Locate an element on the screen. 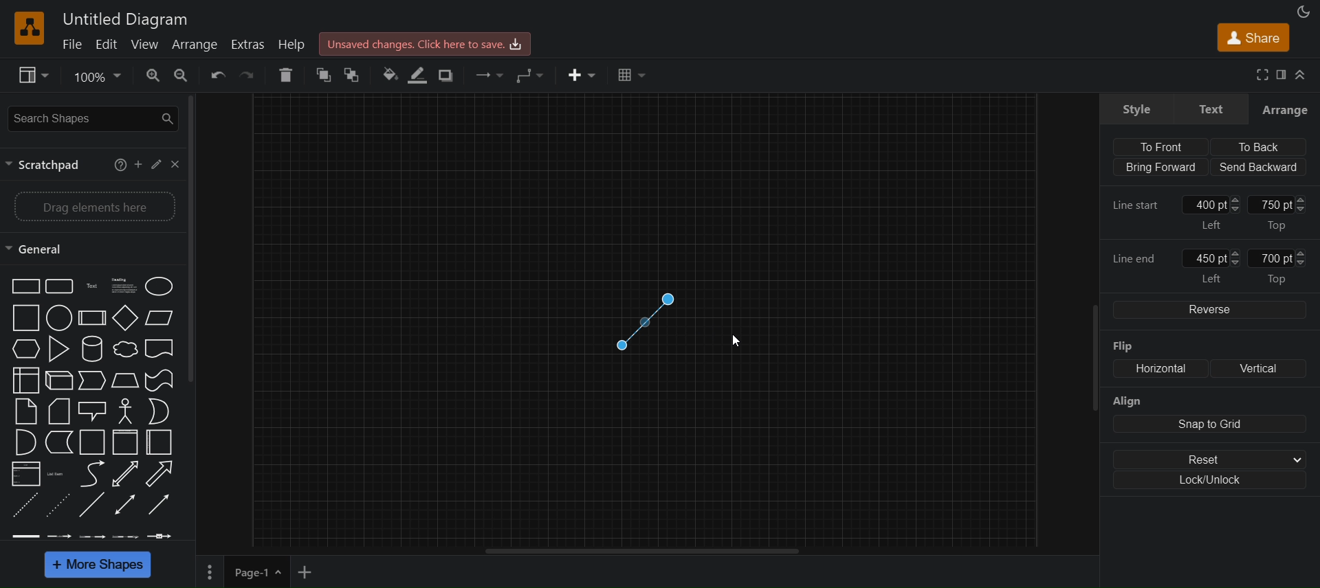 This screenshot has width=1320, height=588. Parallelogram is located at coordinates (159, 317).